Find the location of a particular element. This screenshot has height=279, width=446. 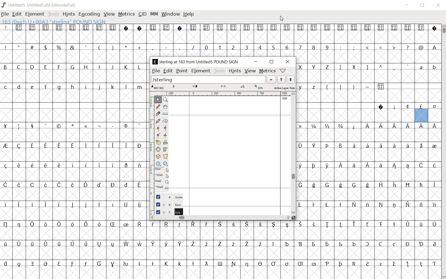

Symbol is located at coordinates (46, 264).